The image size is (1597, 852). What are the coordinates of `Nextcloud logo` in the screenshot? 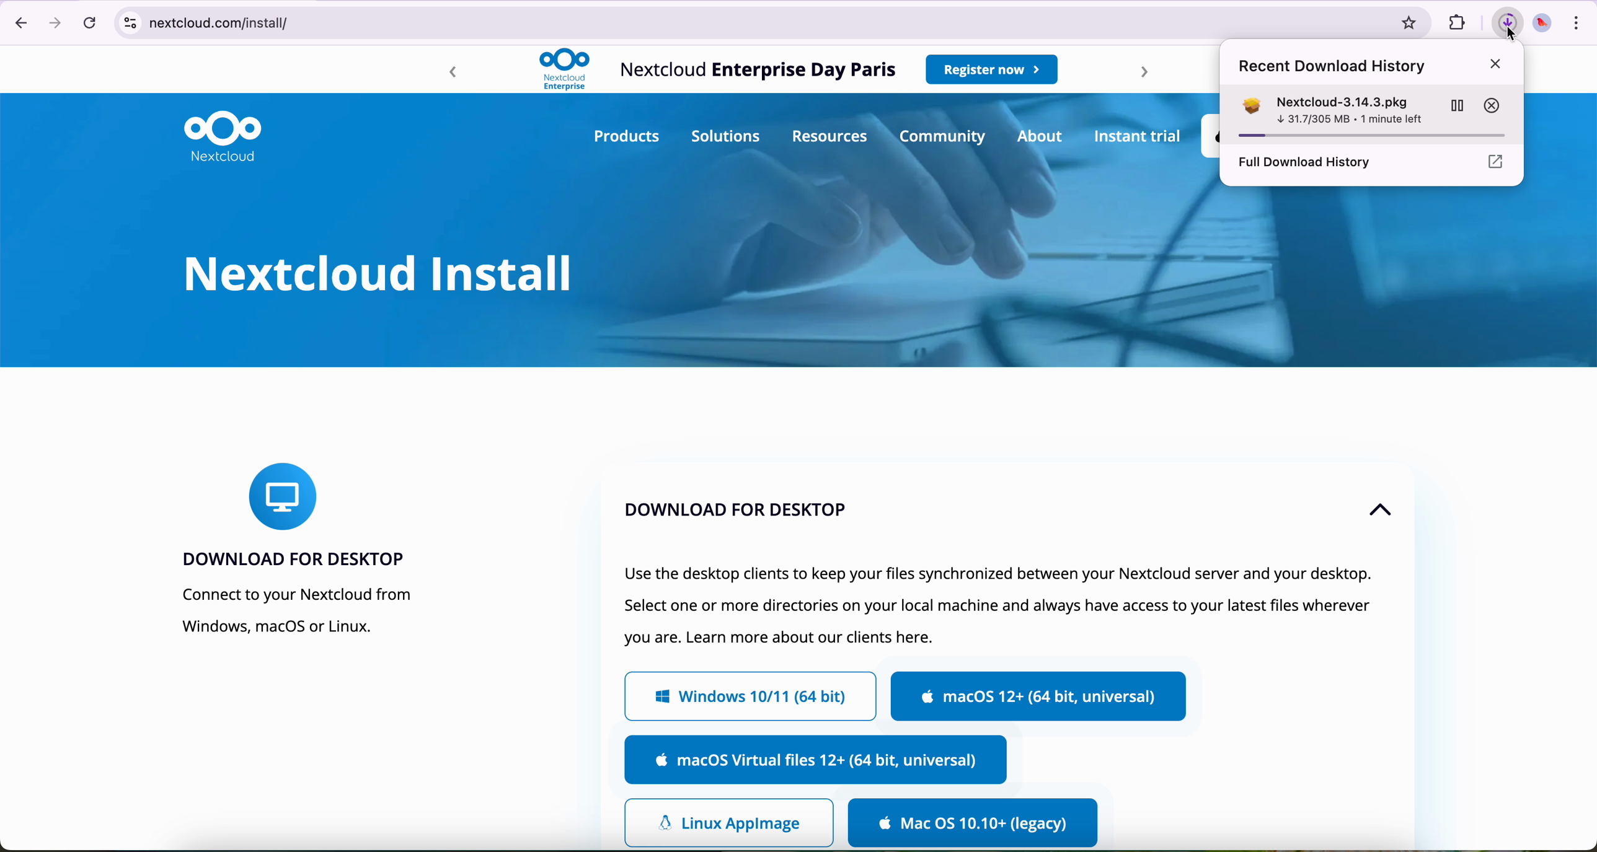 It's located at (564, 70).